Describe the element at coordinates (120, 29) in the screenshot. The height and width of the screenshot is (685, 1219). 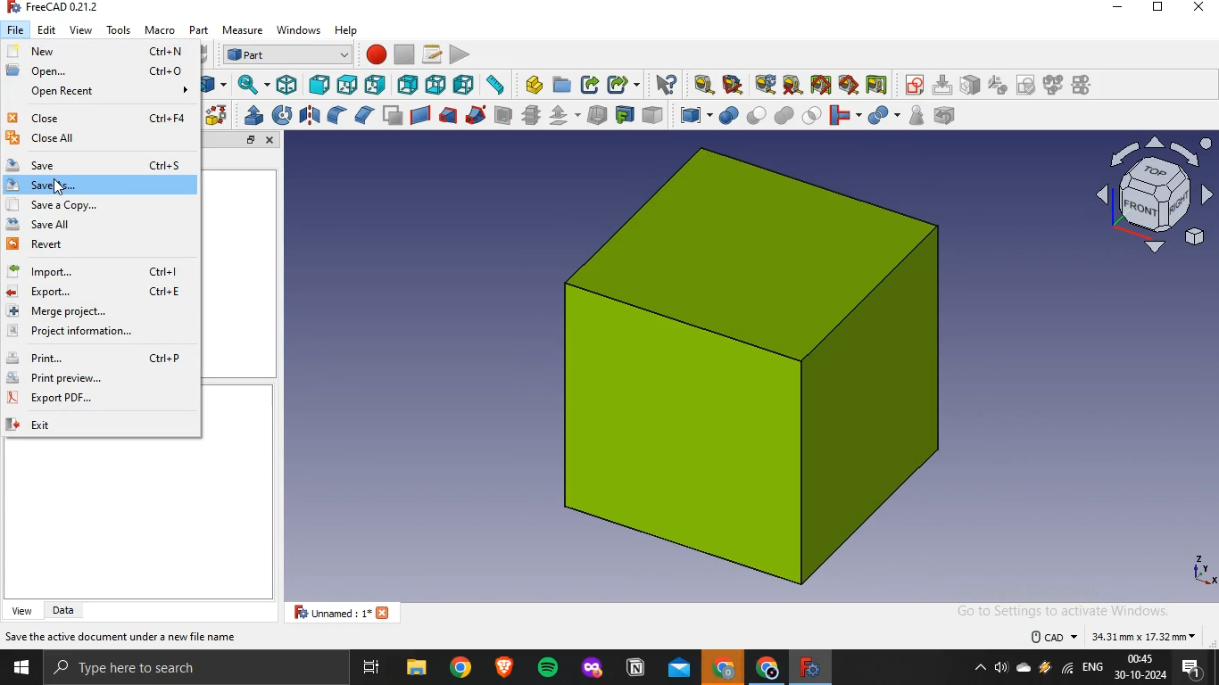
I see `tools` at that location.